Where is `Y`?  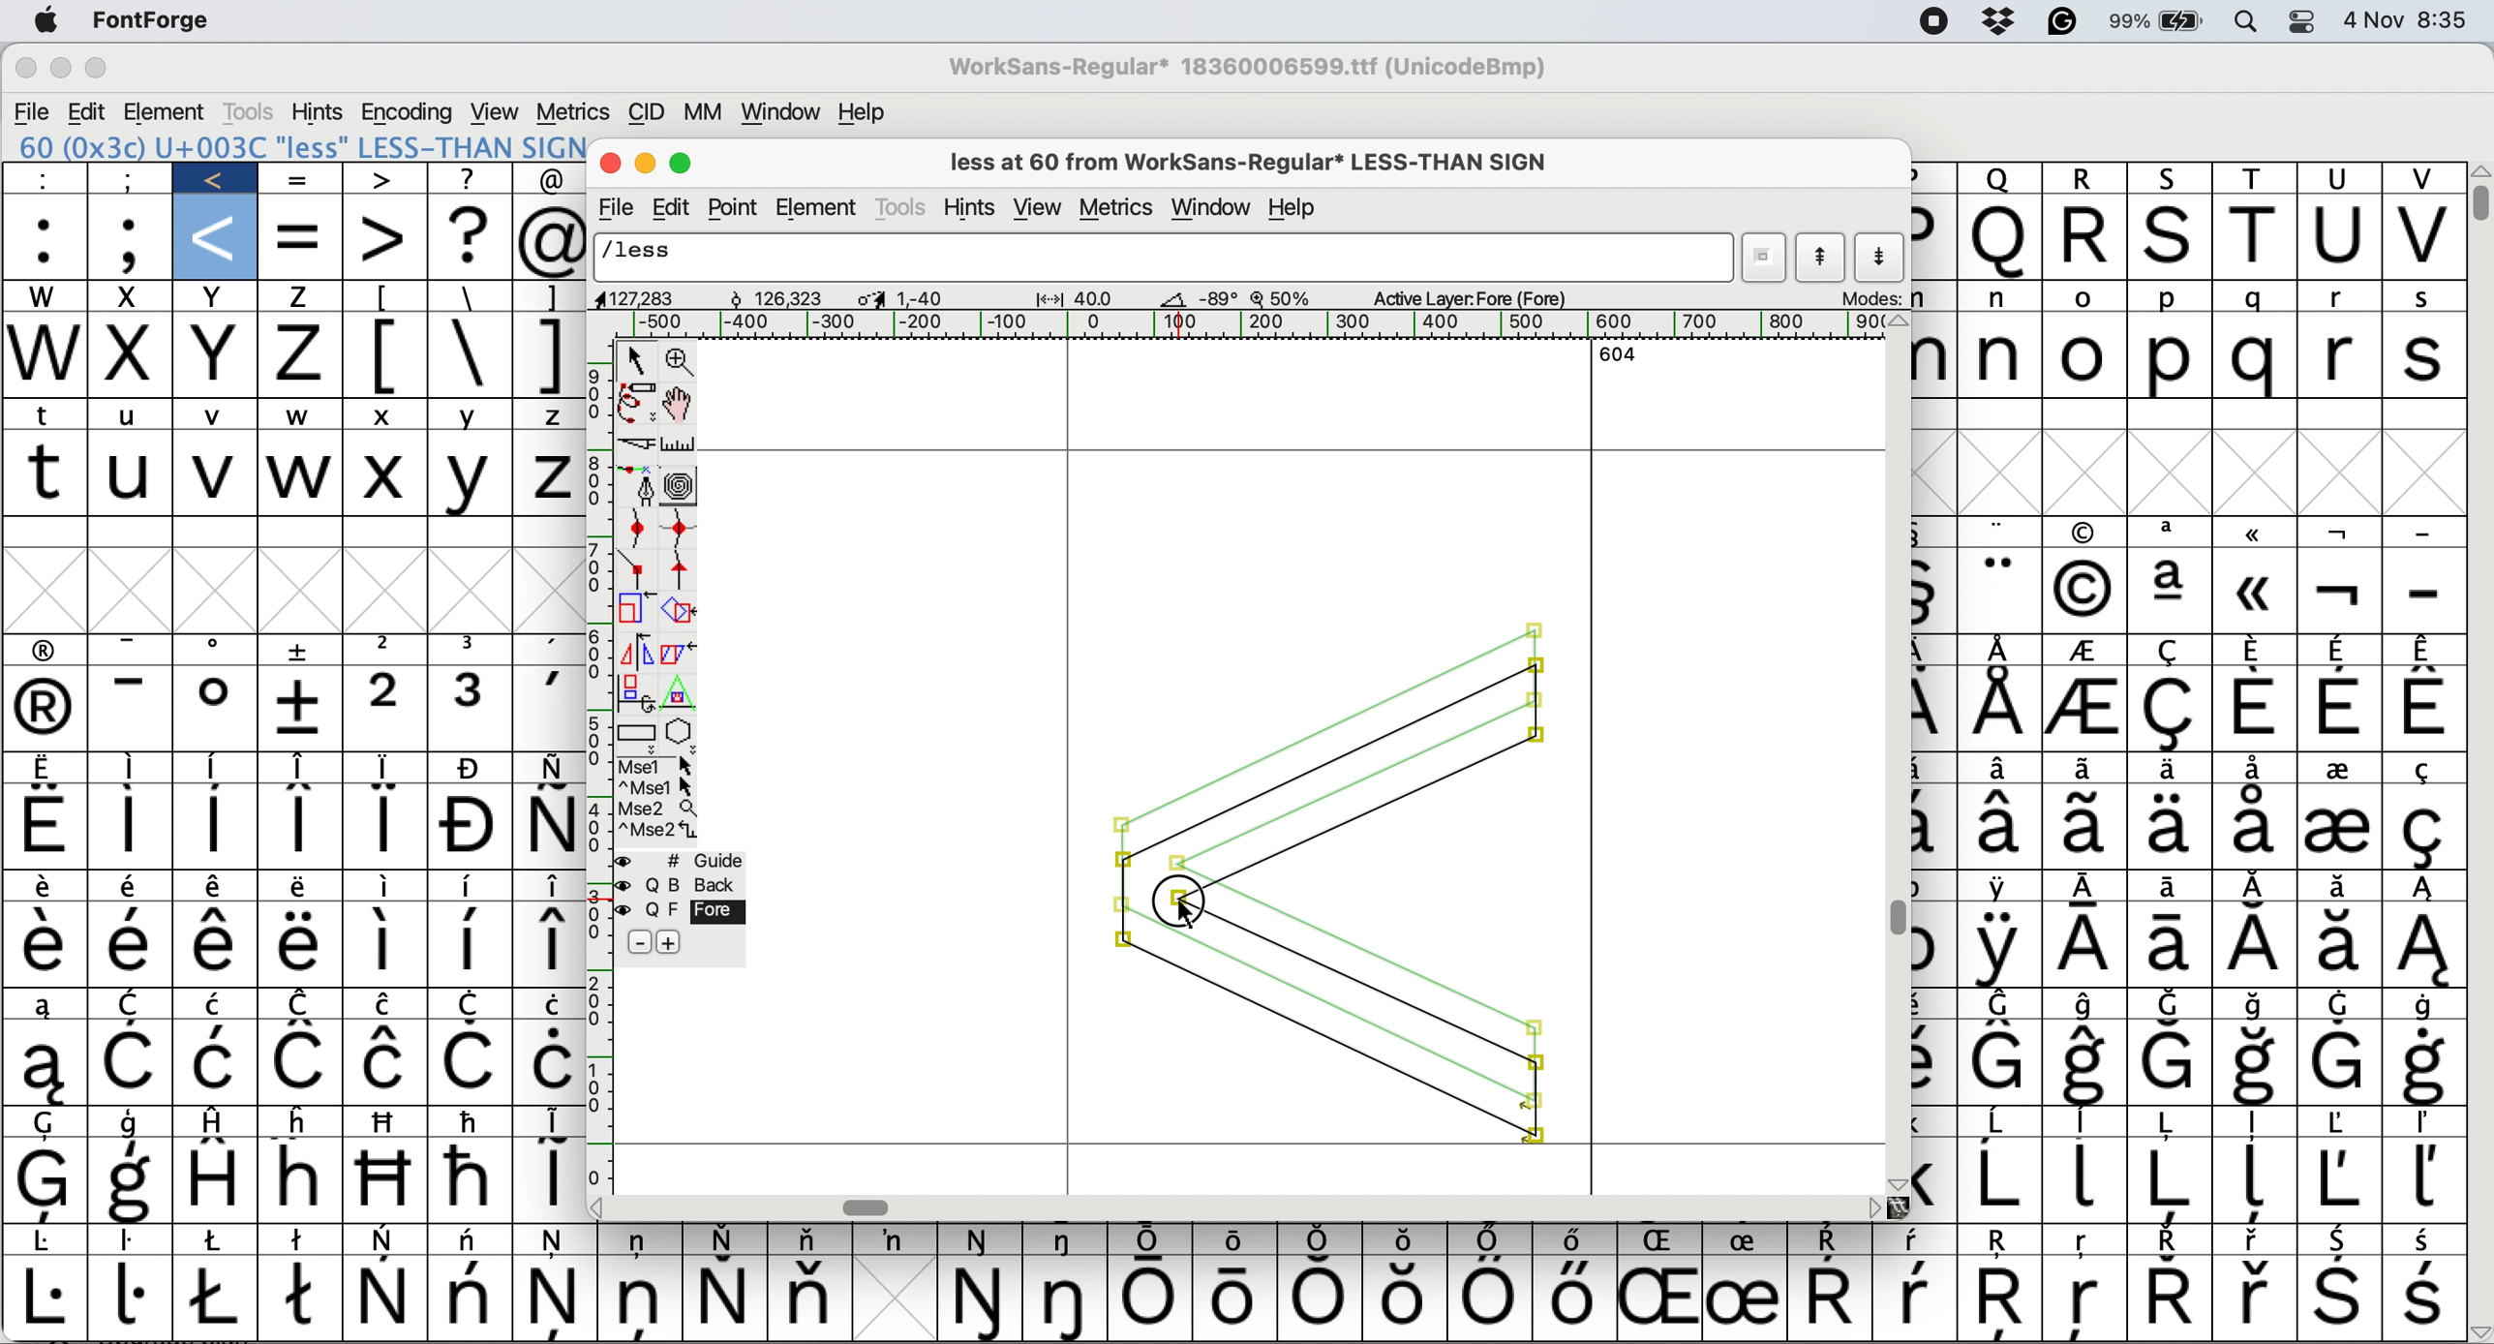
Y is located at coordinates (470, 411).